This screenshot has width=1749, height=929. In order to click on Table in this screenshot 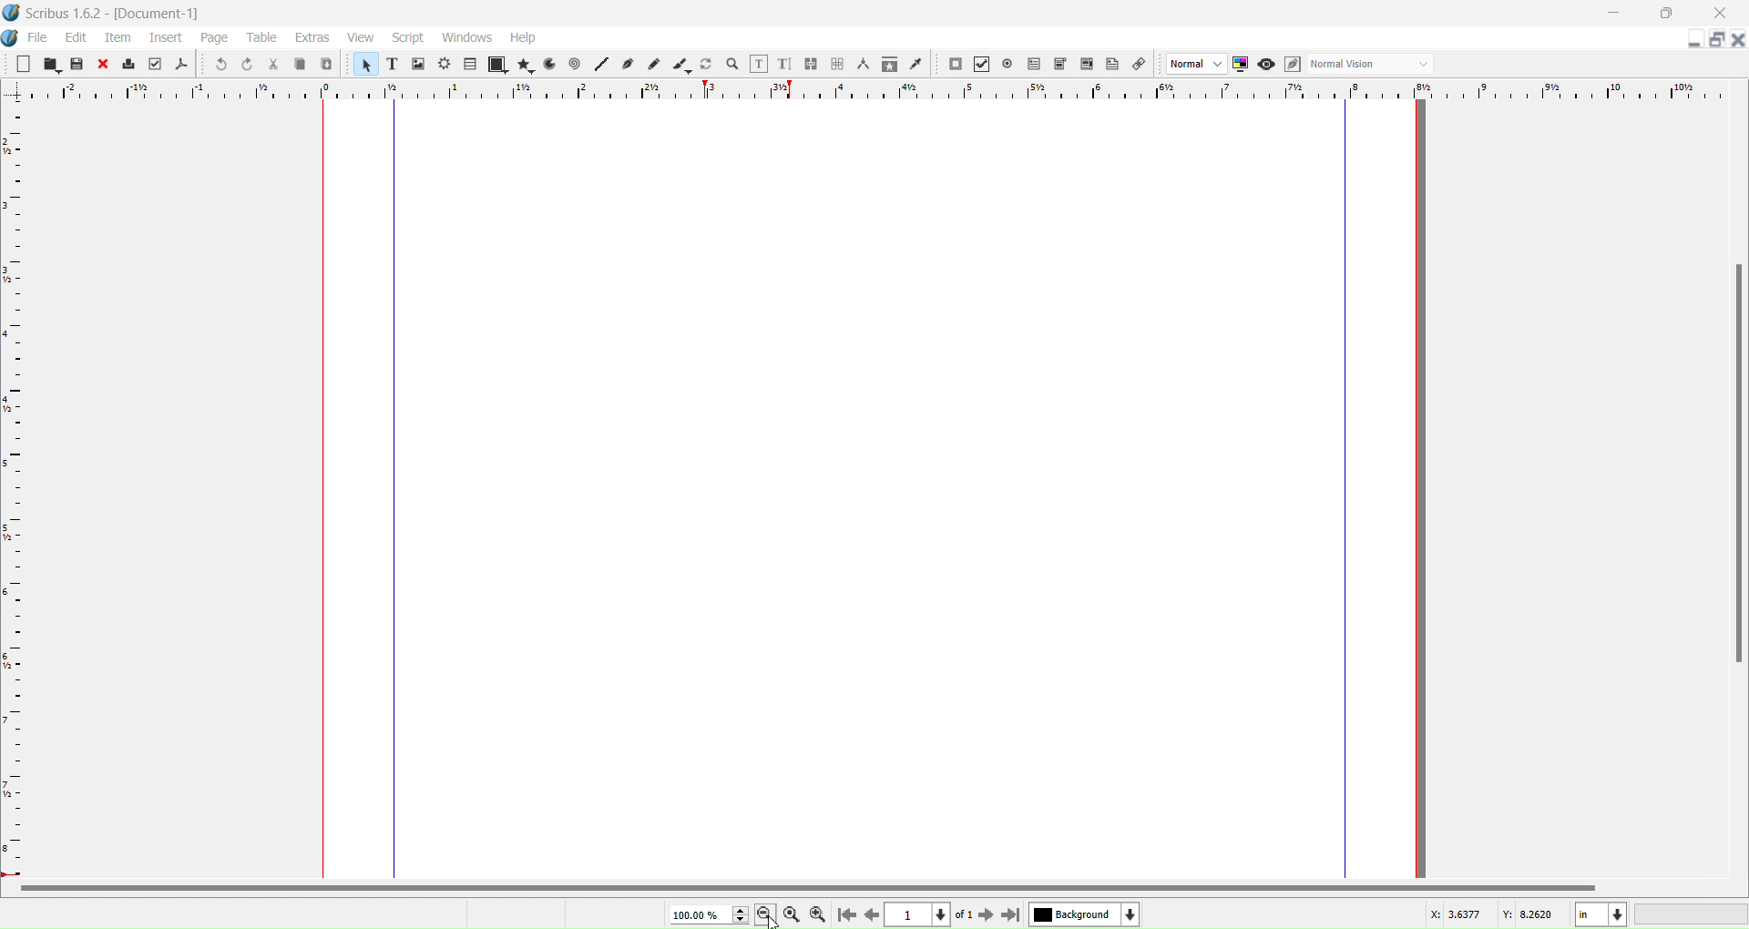, I will do `click(470, 66)`.